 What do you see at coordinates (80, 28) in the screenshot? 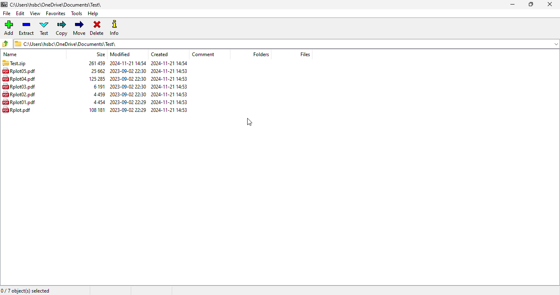
I see `move` at bounding box center [80, 28].